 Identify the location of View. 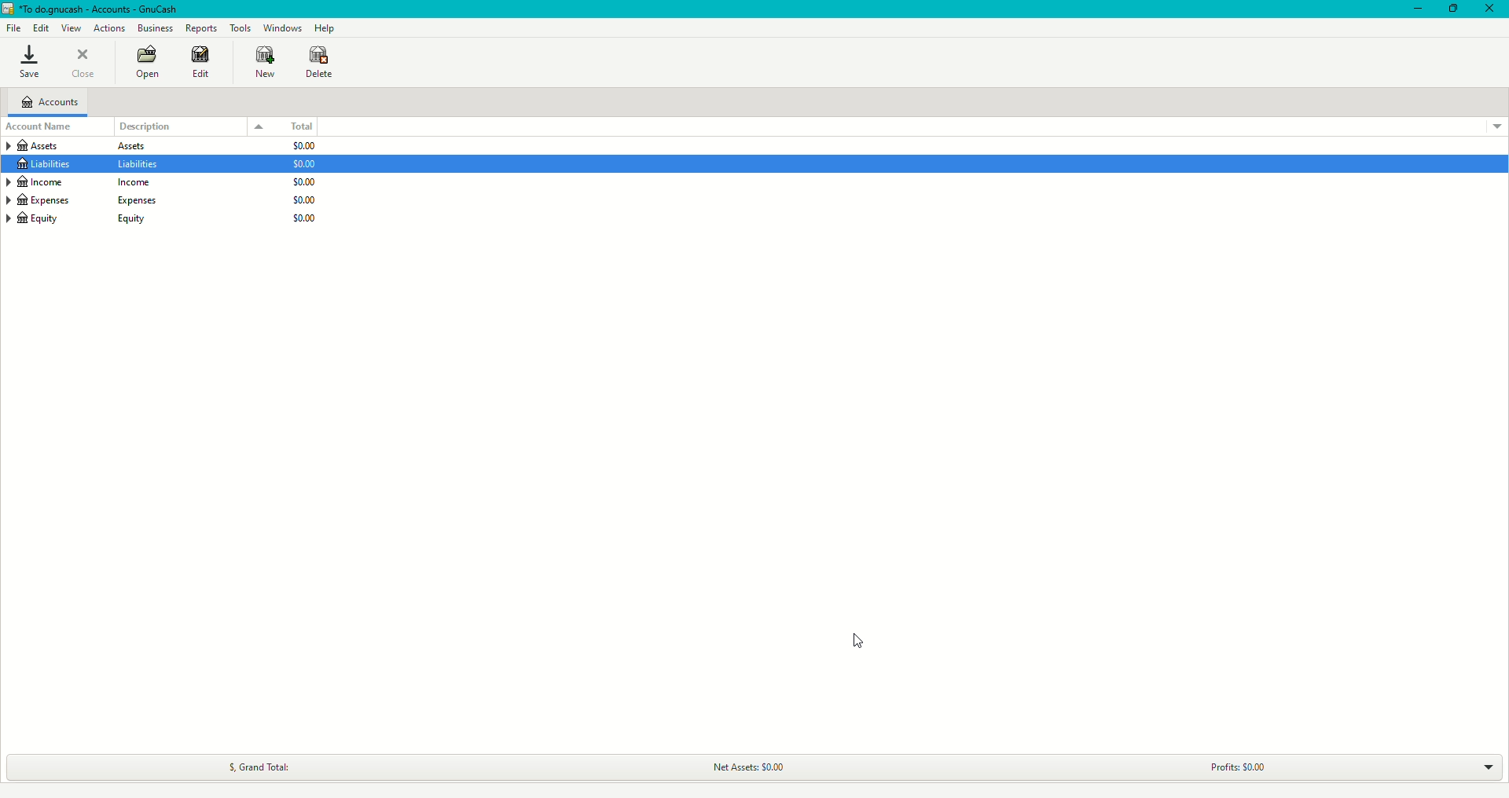
(73, 29).